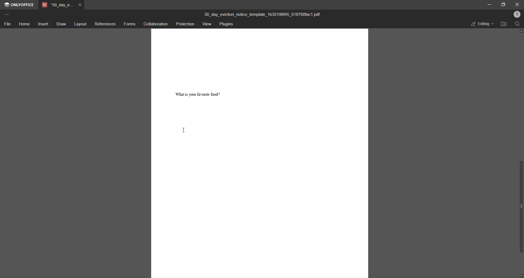 Image resolution: width=524 pixels, height=278 pixels. I want to click on search, so click(517, 24).